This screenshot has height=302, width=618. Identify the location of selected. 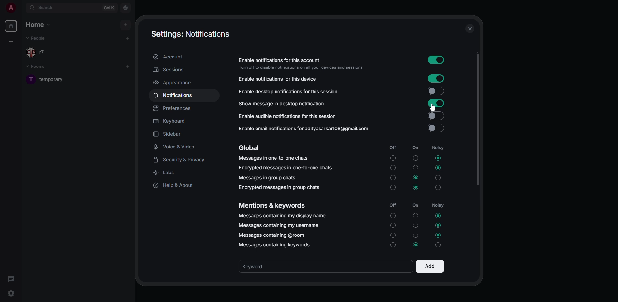
(437, 216).